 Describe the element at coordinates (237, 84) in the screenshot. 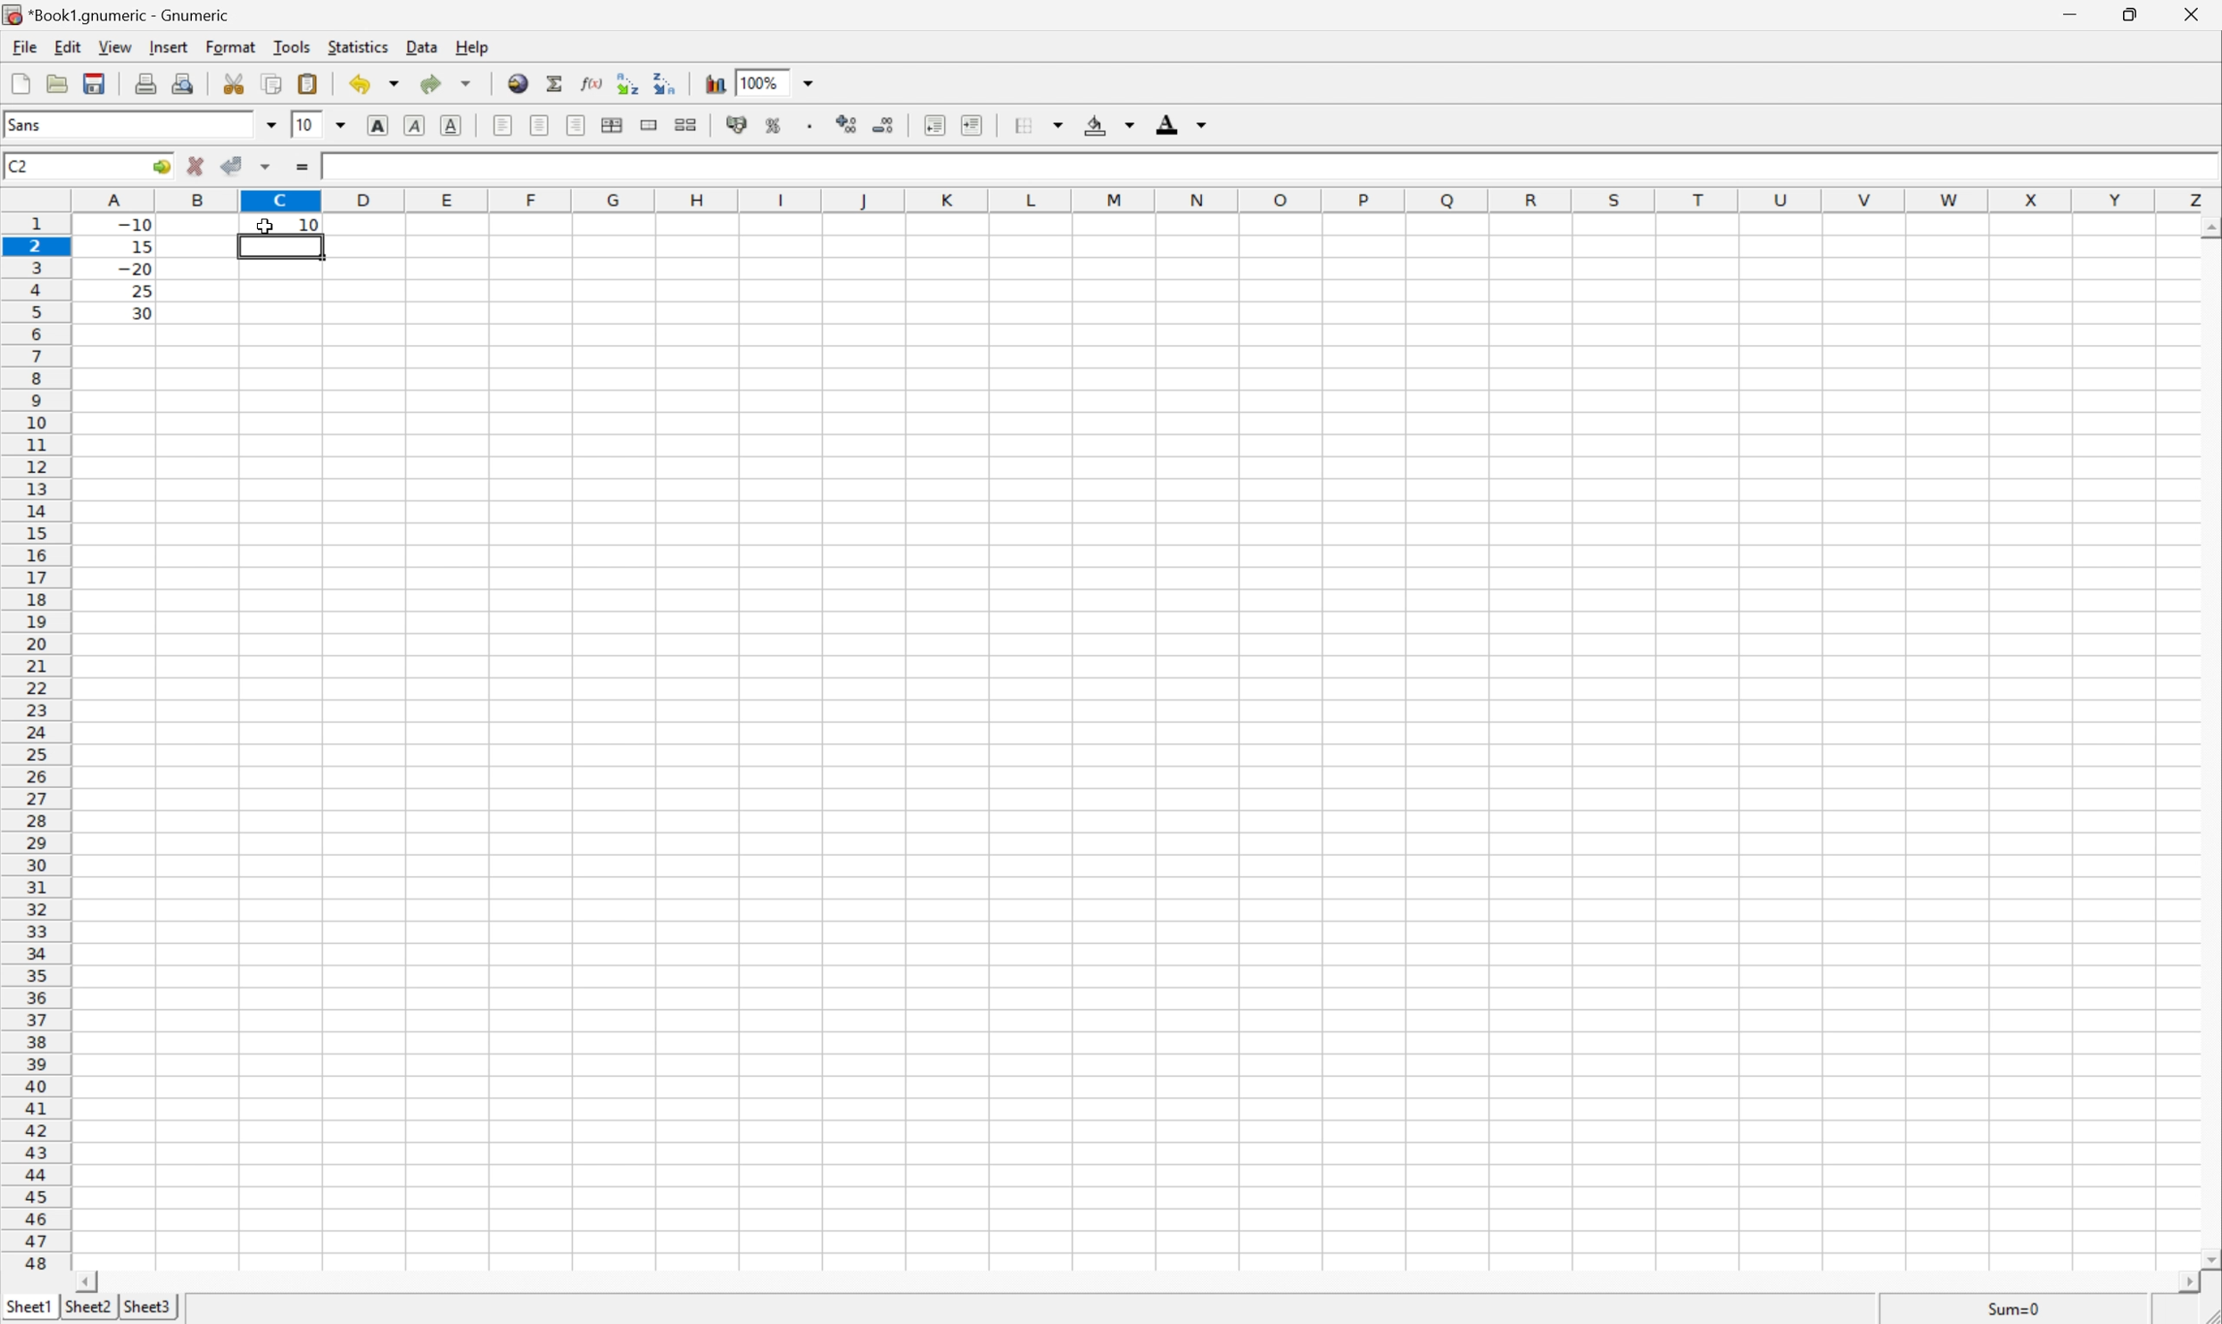

I see `Cut the selection` at that location.